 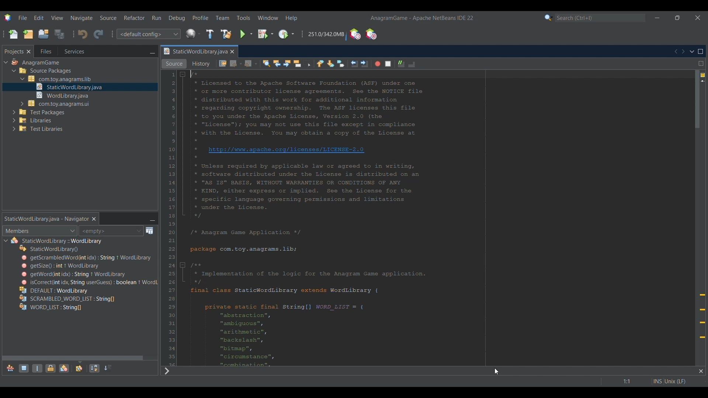 What do you see at coordinates (320, 64) in the screenshot?
I see `Previous bookmark` at bounding box center [320, 64].